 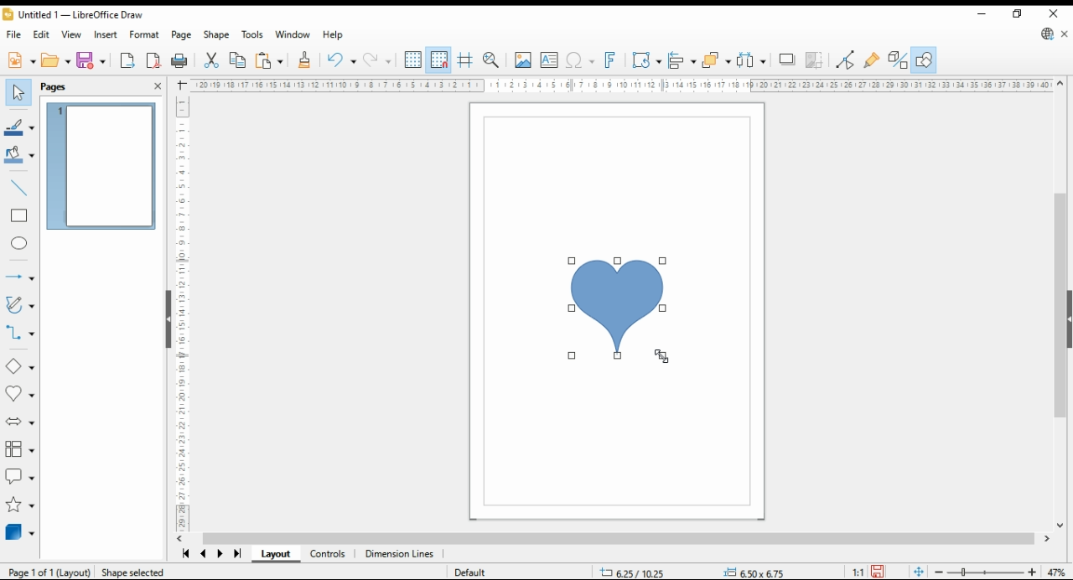 What do you see at coordinates (103, 166) in the screenshot?
I see `page 1` at bounding box center [103, 166].